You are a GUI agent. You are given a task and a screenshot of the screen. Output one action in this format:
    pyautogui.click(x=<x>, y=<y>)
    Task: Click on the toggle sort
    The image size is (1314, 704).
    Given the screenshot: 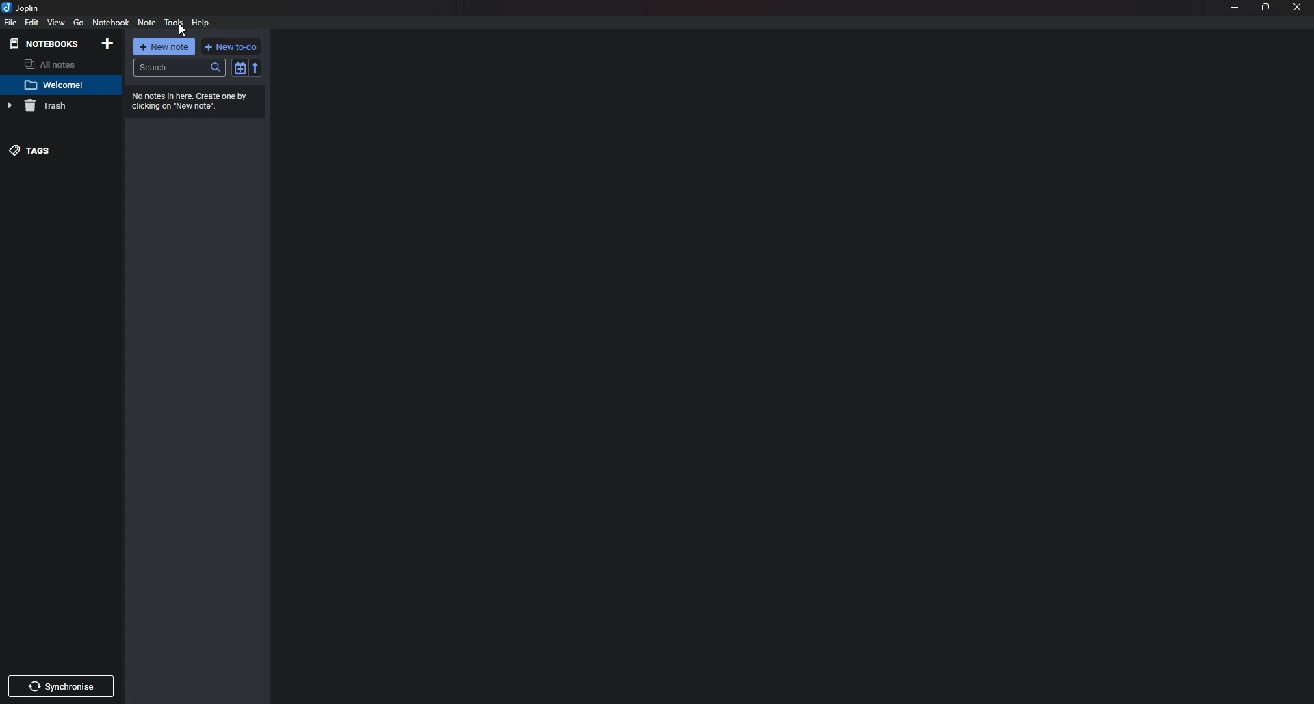 What is the action you would take?
    pyautogui.click(x=240, y=68)
    